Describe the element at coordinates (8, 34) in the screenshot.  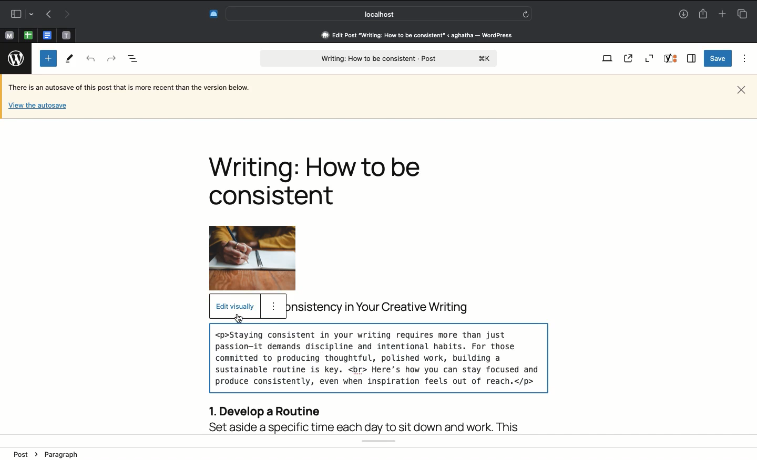
I see `pinned tab` at that location.